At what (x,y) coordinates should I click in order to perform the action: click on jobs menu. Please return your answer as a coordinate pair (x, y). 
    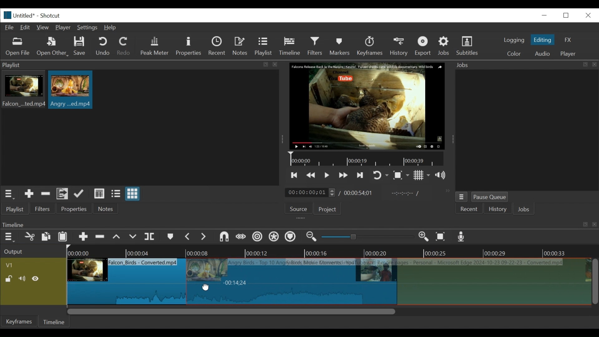
    Looking at the image, I should click on (461, 196).